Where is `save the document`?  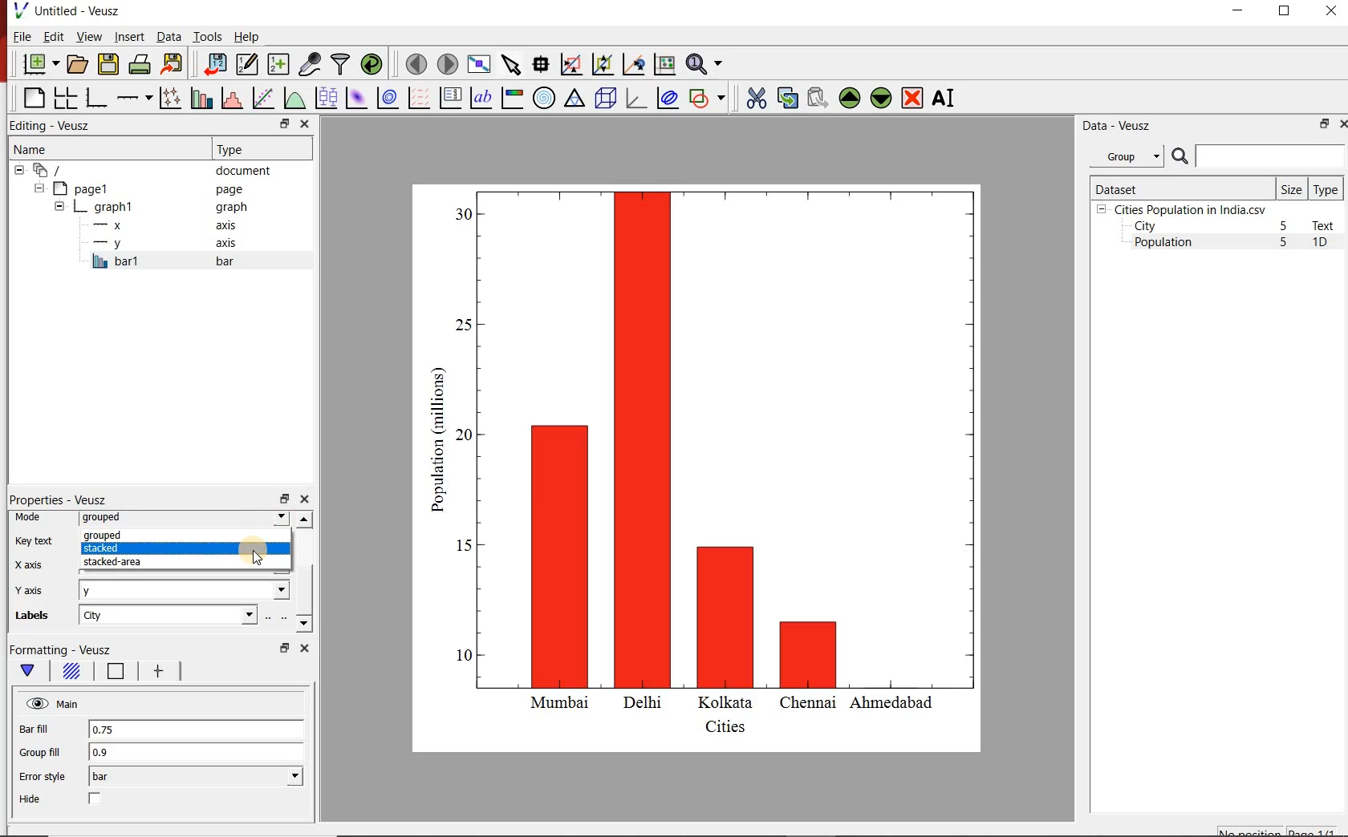
save the document is located at coordinates (108, 63).